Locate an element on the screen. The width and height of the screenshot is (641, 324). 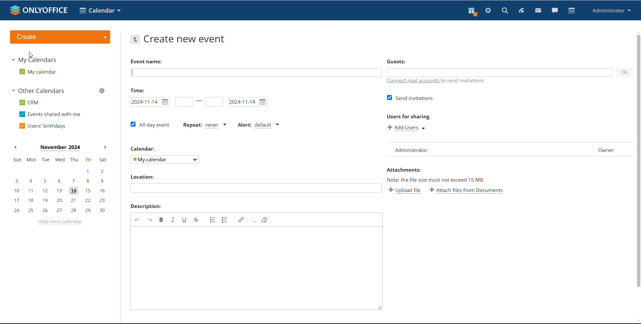
insert/remove numbered list is located at coordinates (213, 220).